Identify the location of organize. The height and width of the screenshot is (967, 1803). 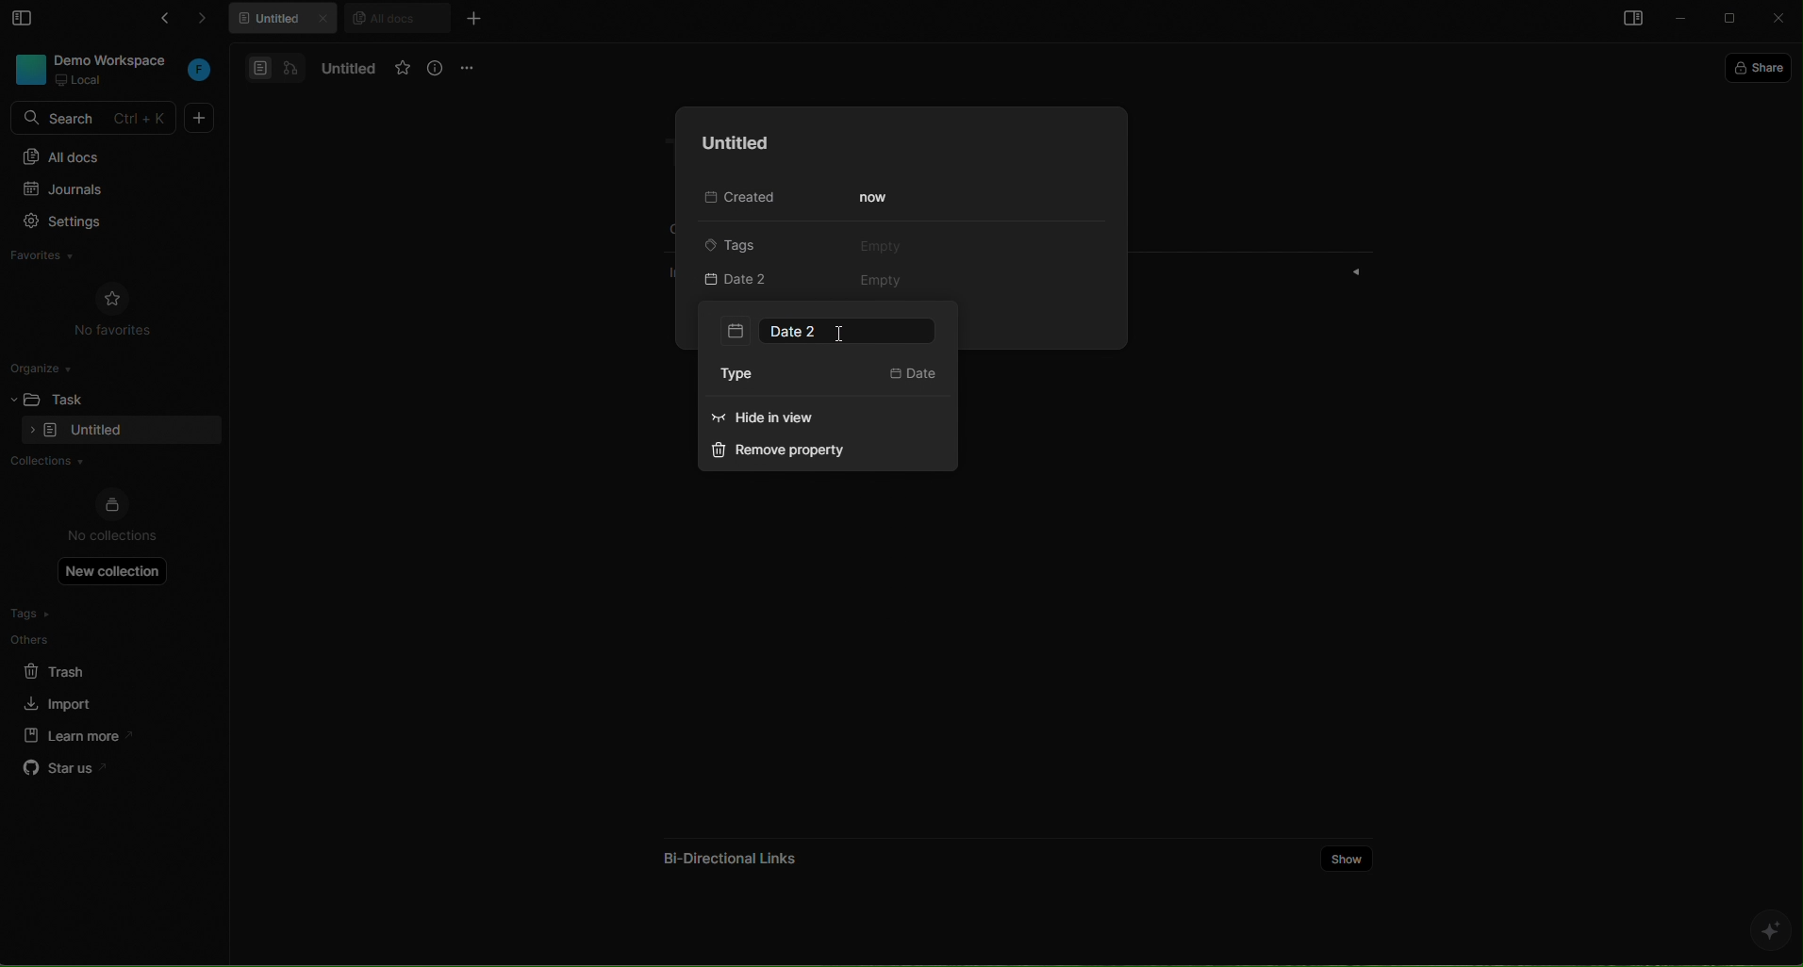
(48, 367).